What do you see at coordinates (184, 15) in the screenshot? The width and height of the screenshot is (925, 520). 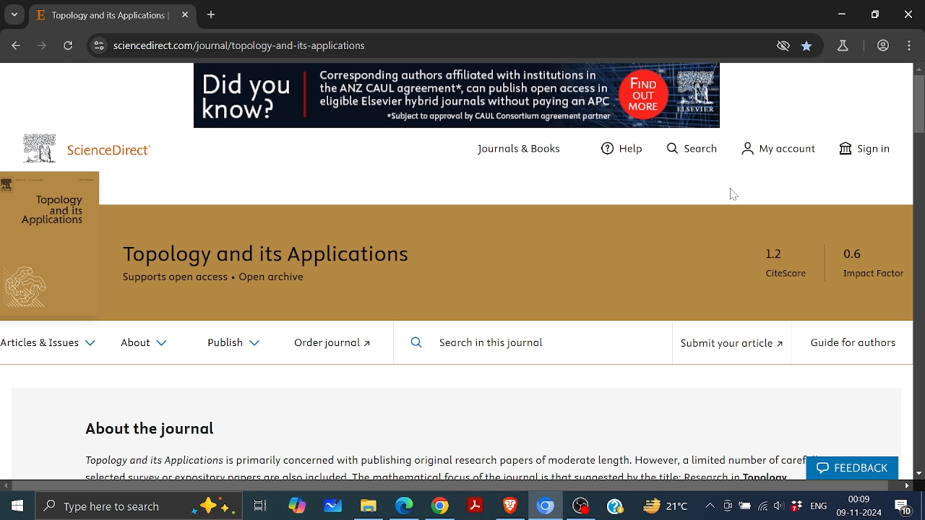 I see `Close current tab` at bounding box center [184, 15].